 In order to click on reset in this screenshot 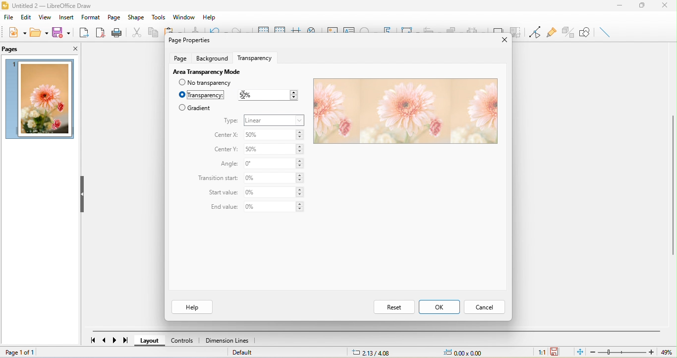, I will do `click(394, 306)`.